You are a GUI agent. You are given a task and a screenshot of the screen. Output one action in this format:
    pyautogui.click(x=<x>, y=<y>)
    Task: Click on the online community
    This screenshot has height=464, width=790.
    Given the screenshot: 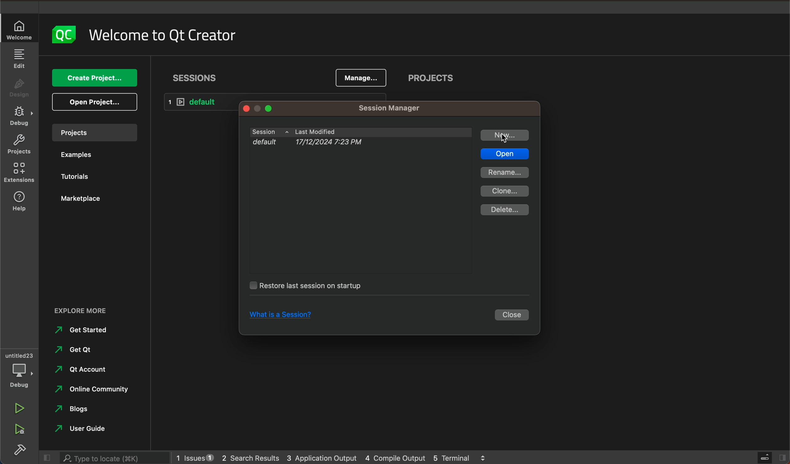 What is the action you would take?
    pyautogui.click(x=88, y=389)
    